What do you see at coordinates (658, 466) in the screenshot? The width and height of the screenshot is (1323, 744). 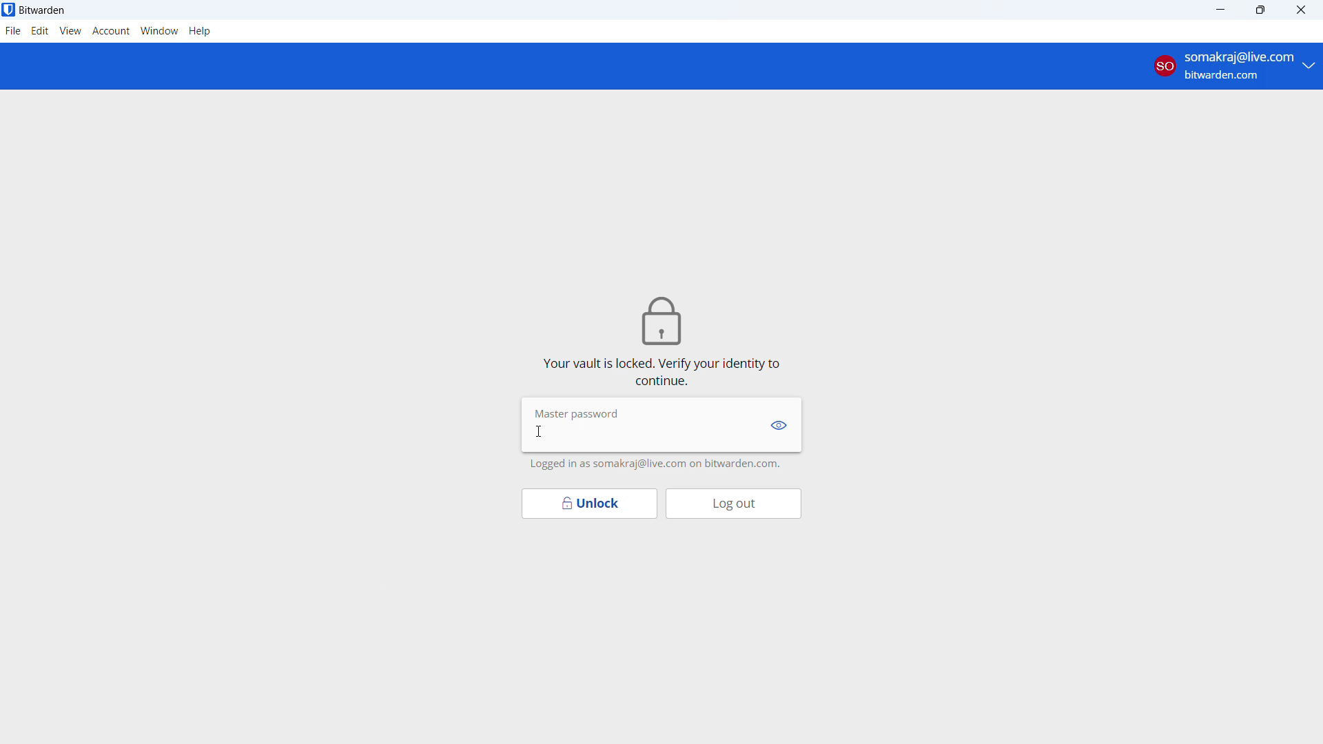 I see `logged in as somakraj@live.com on bitwarden.com.` at bounding box center [658, 466].